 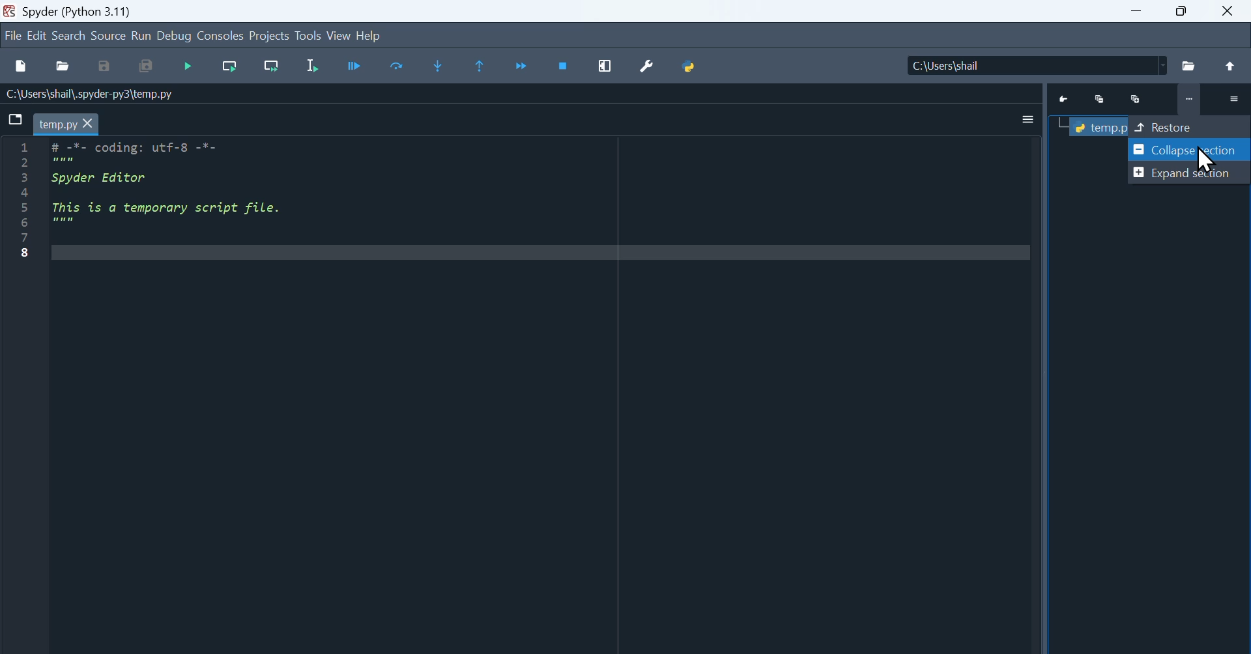 I want to click on Run current cell, so click(x=230, y=67).